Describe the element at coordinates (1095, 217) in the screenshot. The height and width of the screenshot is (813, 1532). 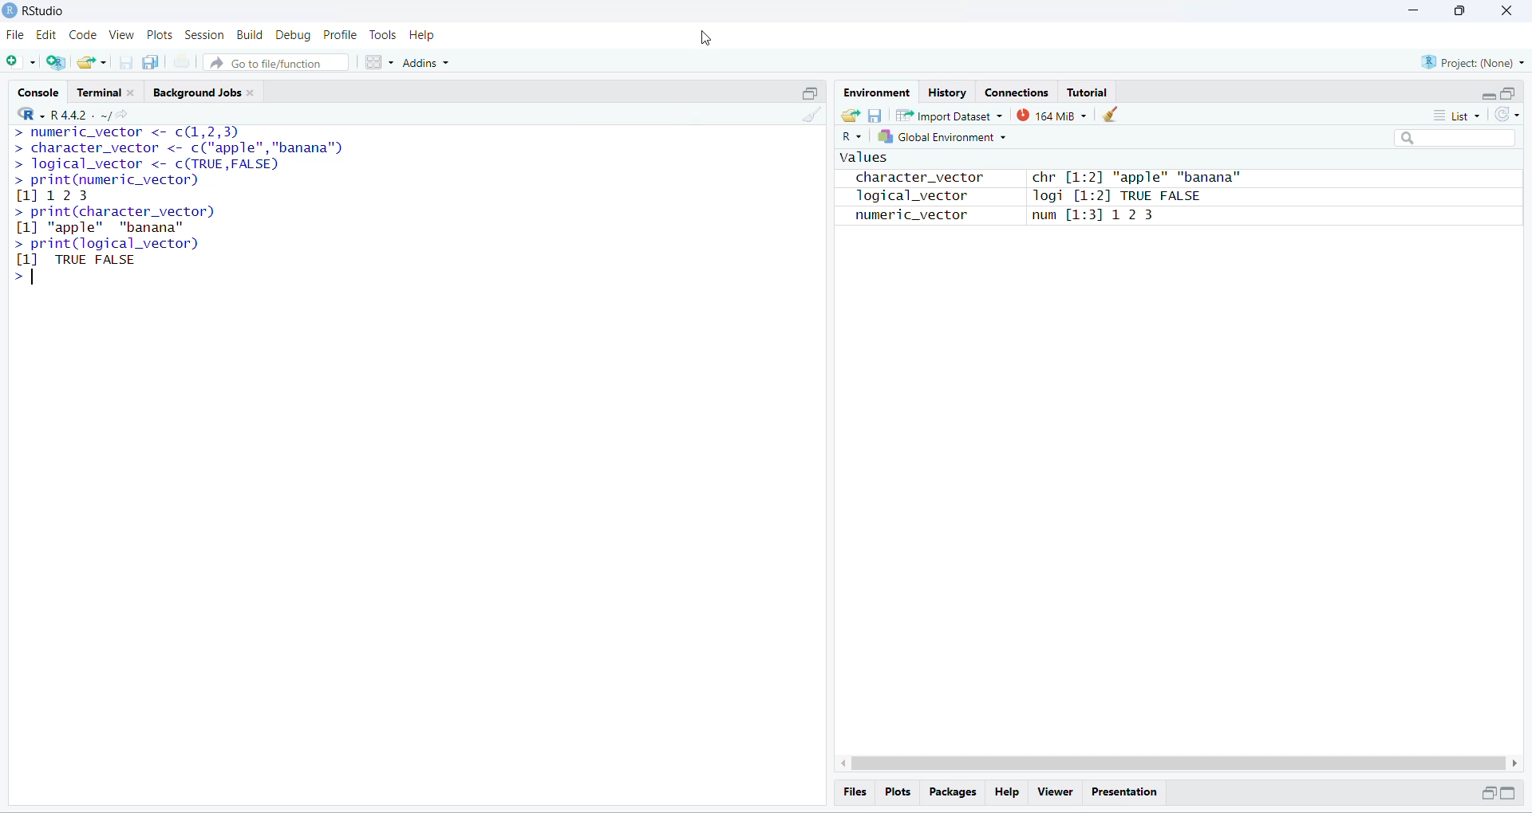
I see `num [1:31 12 3` at that location.